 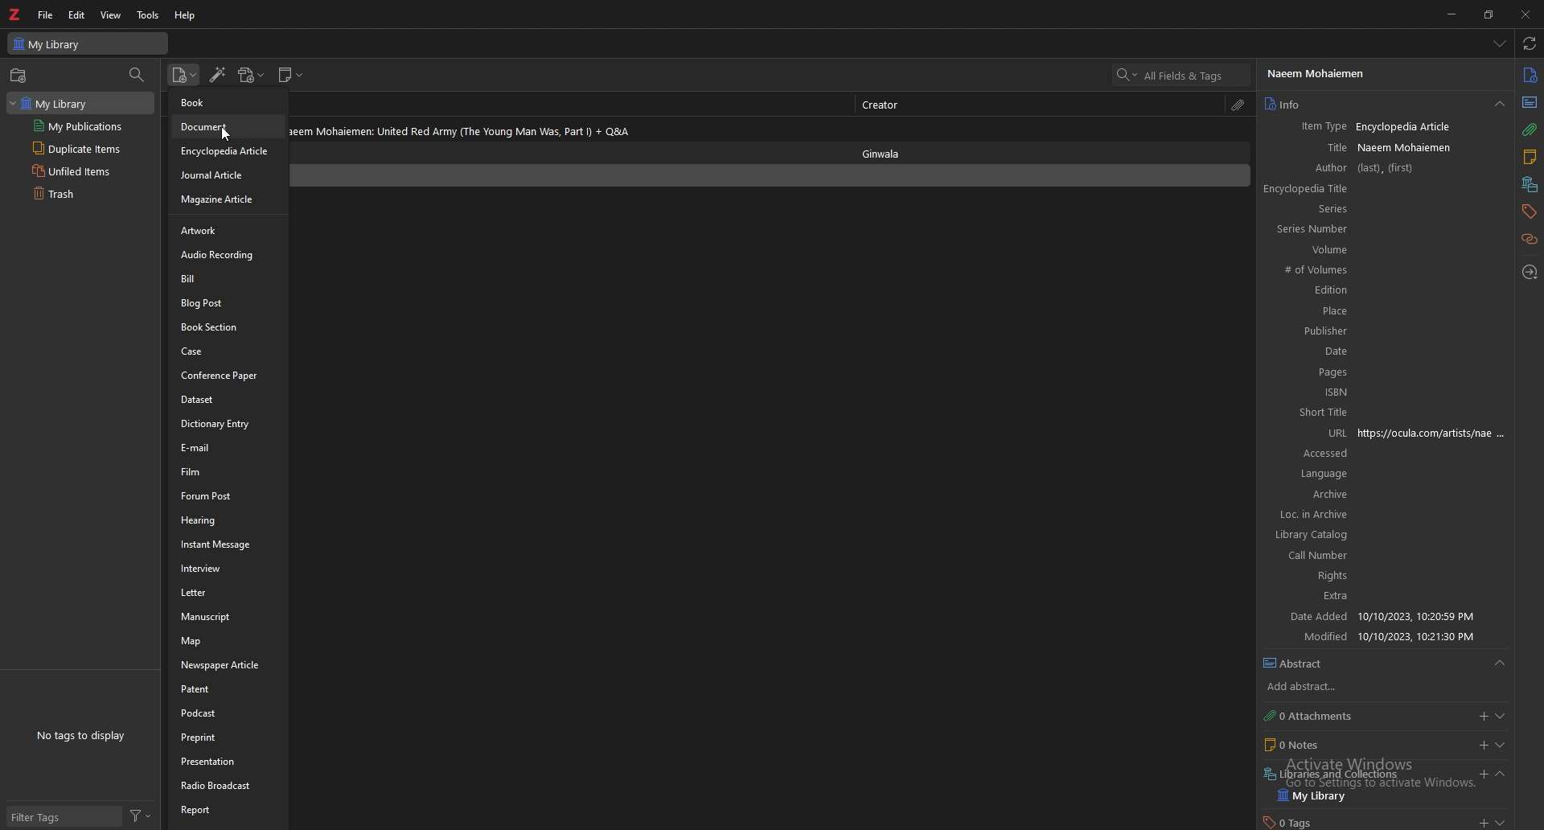 What do you see at coordinates (141, 816) in the screenshot?
I see `filter` at bounding box center [141, 816].